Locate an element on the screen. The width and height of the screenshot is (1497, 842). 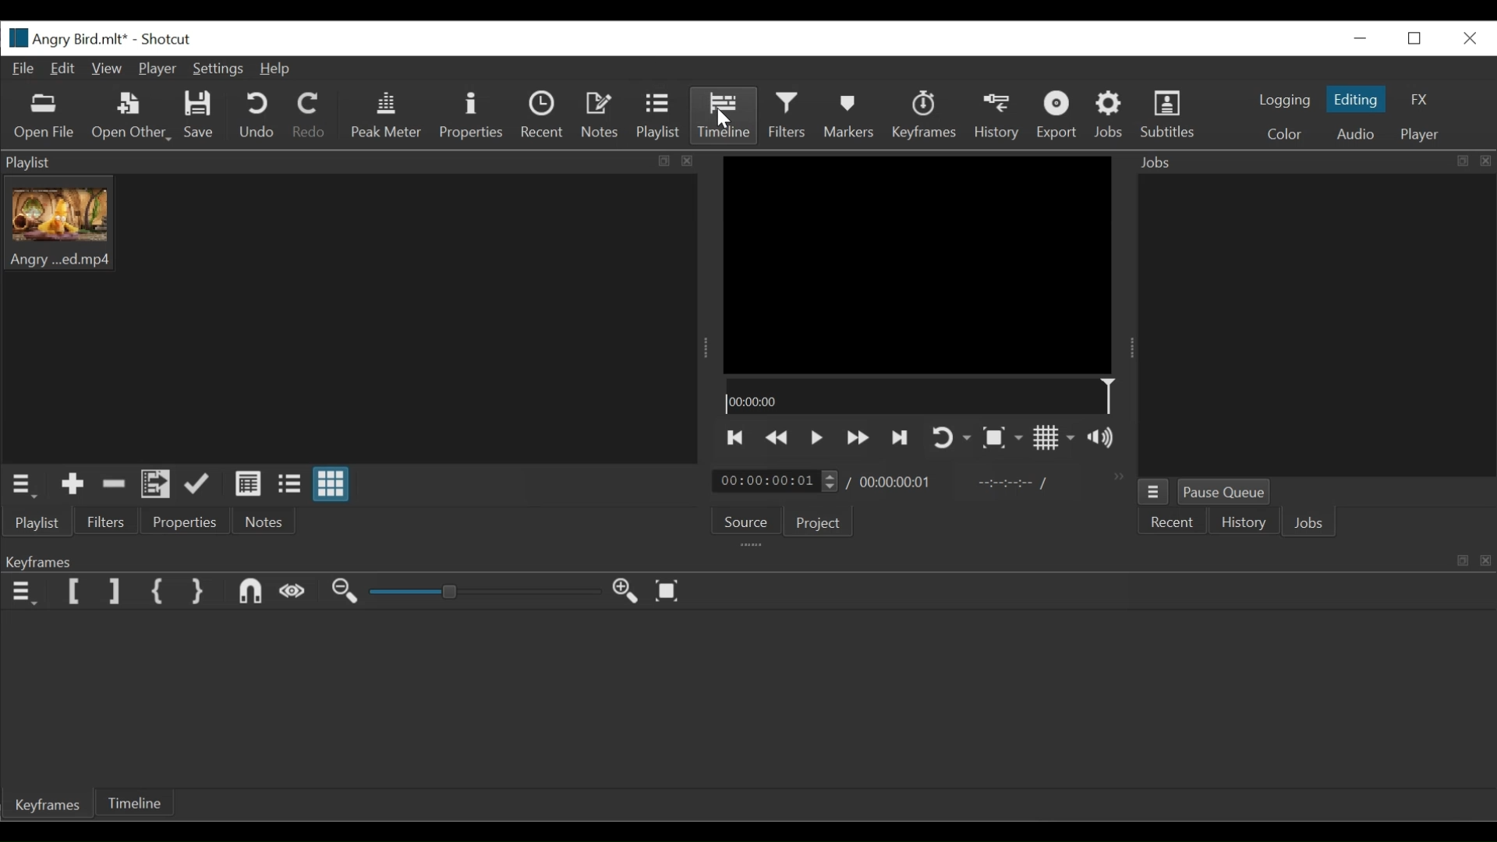
Audio is located at coordinates (1359, 133).